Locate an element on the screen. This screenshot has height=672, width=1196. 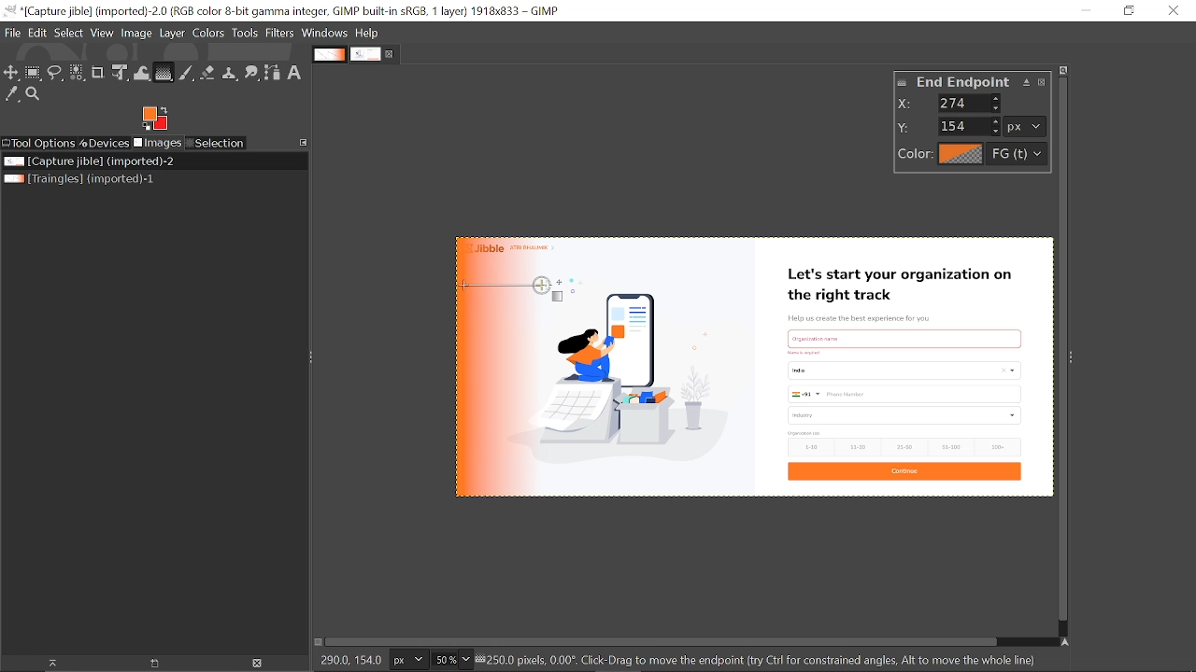
Unified transform tool is located at coordinates (121, 73).